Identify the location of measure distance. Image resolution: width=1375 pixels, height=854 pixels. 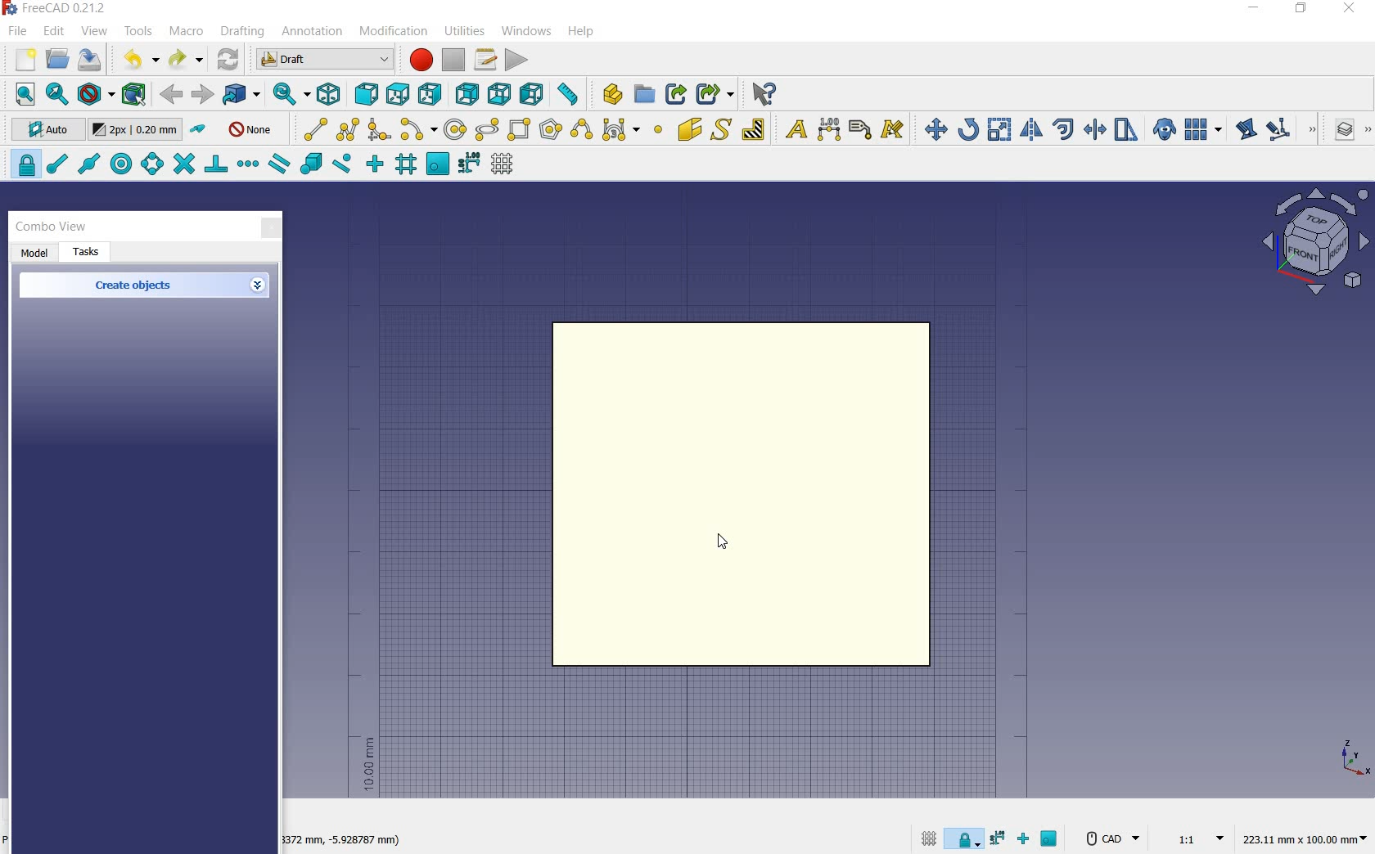
(570, 94).